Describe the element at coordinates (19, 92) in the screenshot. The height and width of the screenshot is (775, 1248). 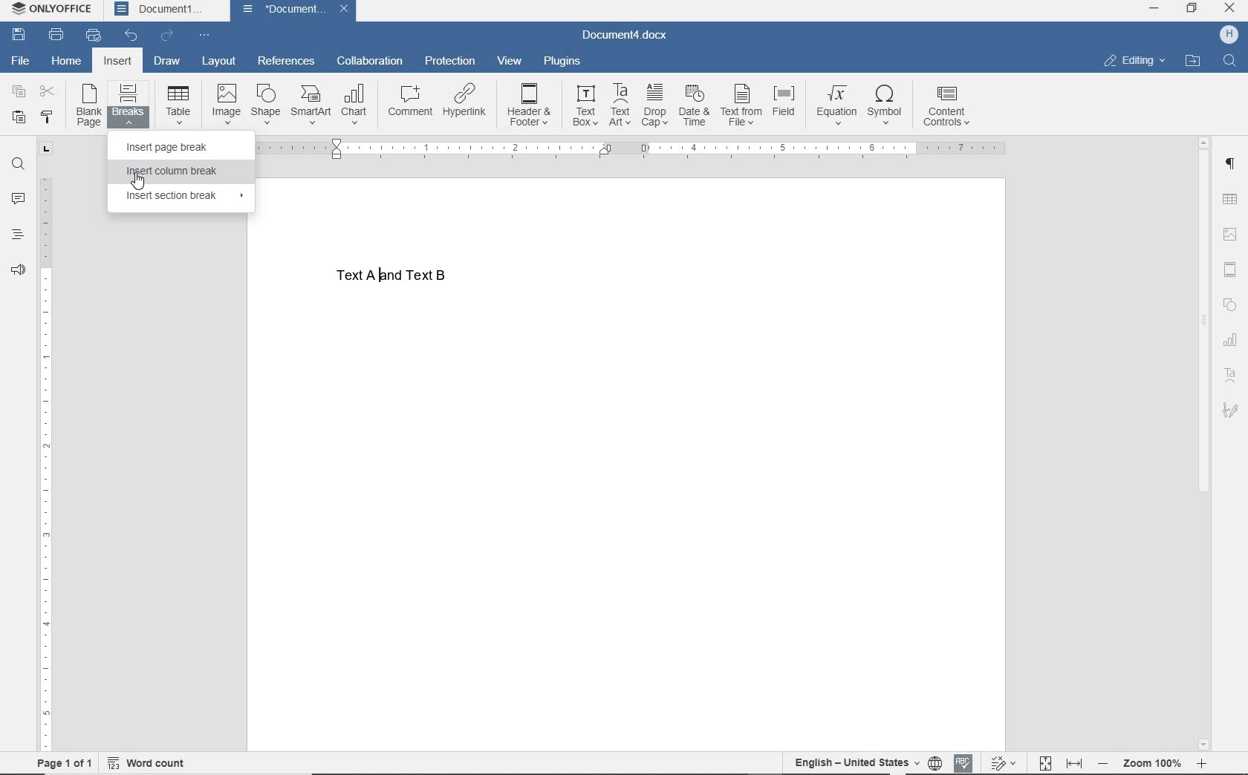
I see `COPY` at that location.